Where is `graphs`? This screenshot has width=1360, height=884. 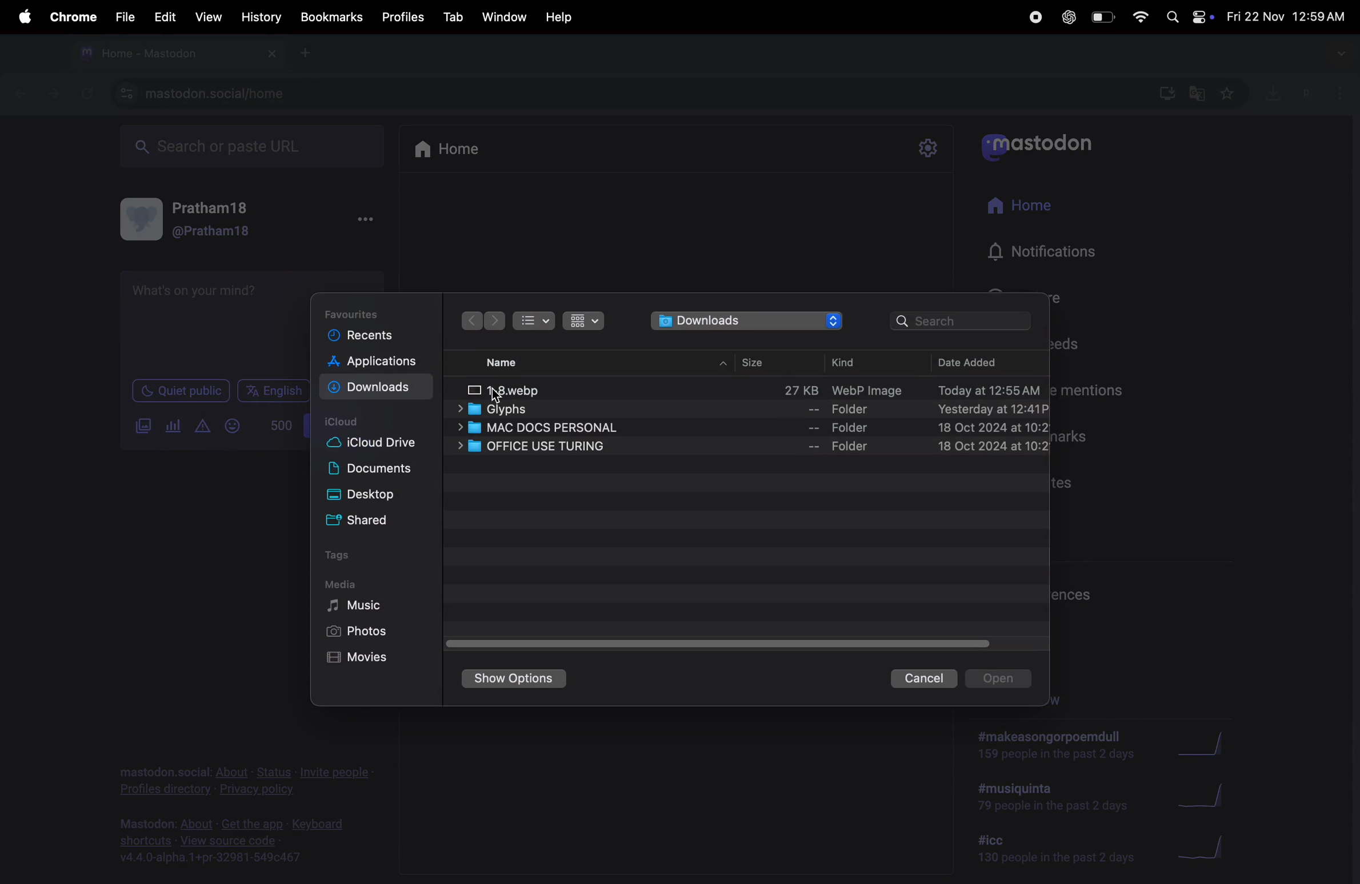
graphs is located at coordinates (1213, 796).